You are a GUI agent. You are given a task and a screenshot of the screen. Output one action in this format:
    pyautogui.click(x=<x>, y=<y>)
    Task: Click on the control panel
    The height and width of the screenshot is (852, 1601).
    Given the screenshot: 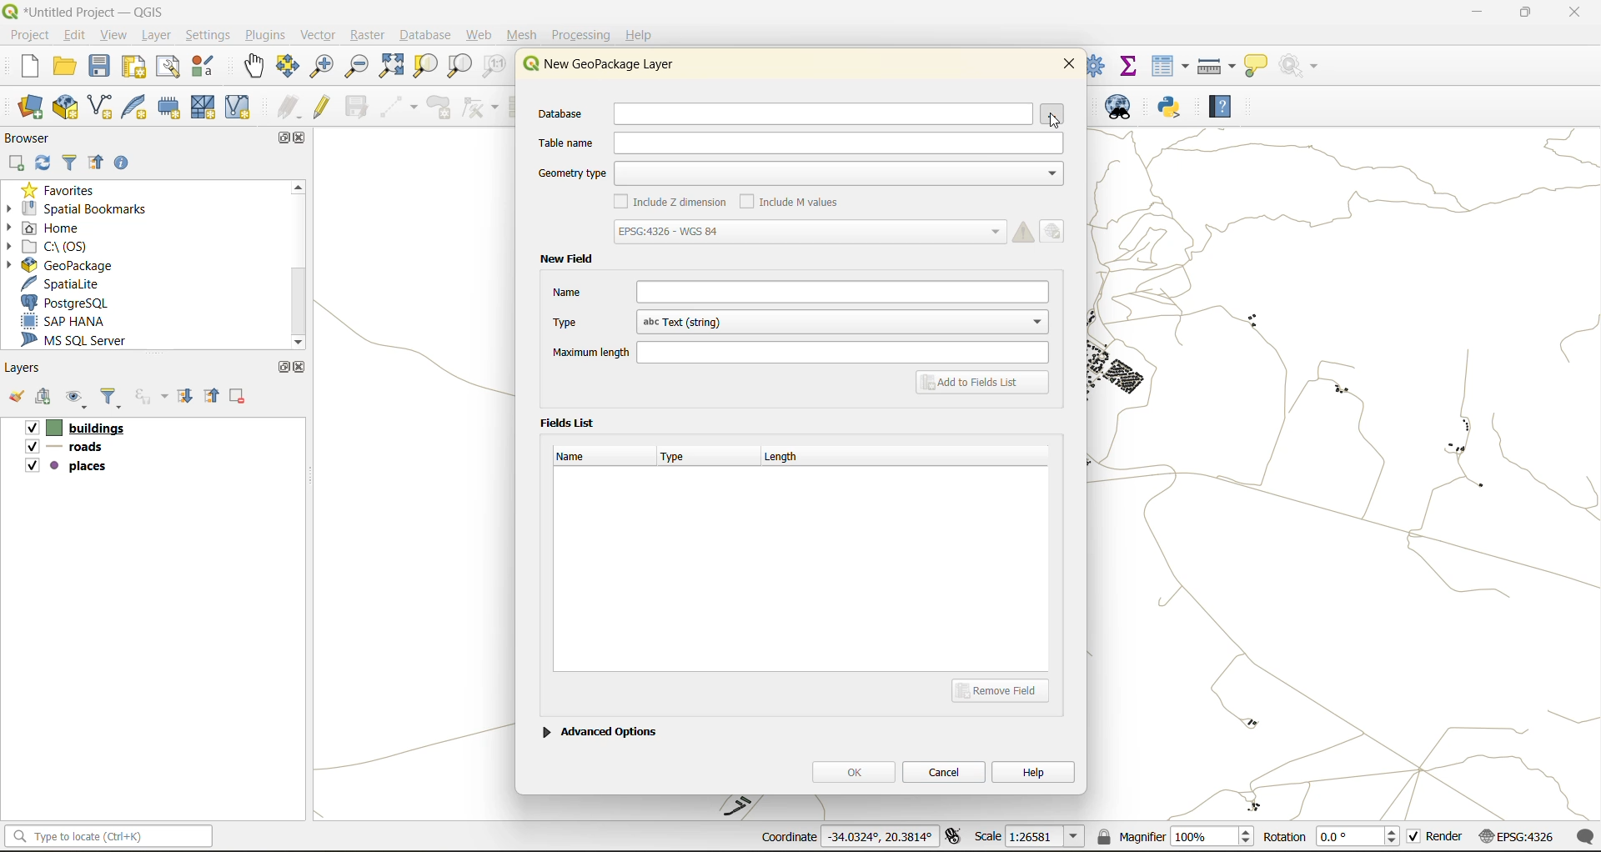 What is the action you would take?
    pyautogui.click(x=1097, y=67)
    